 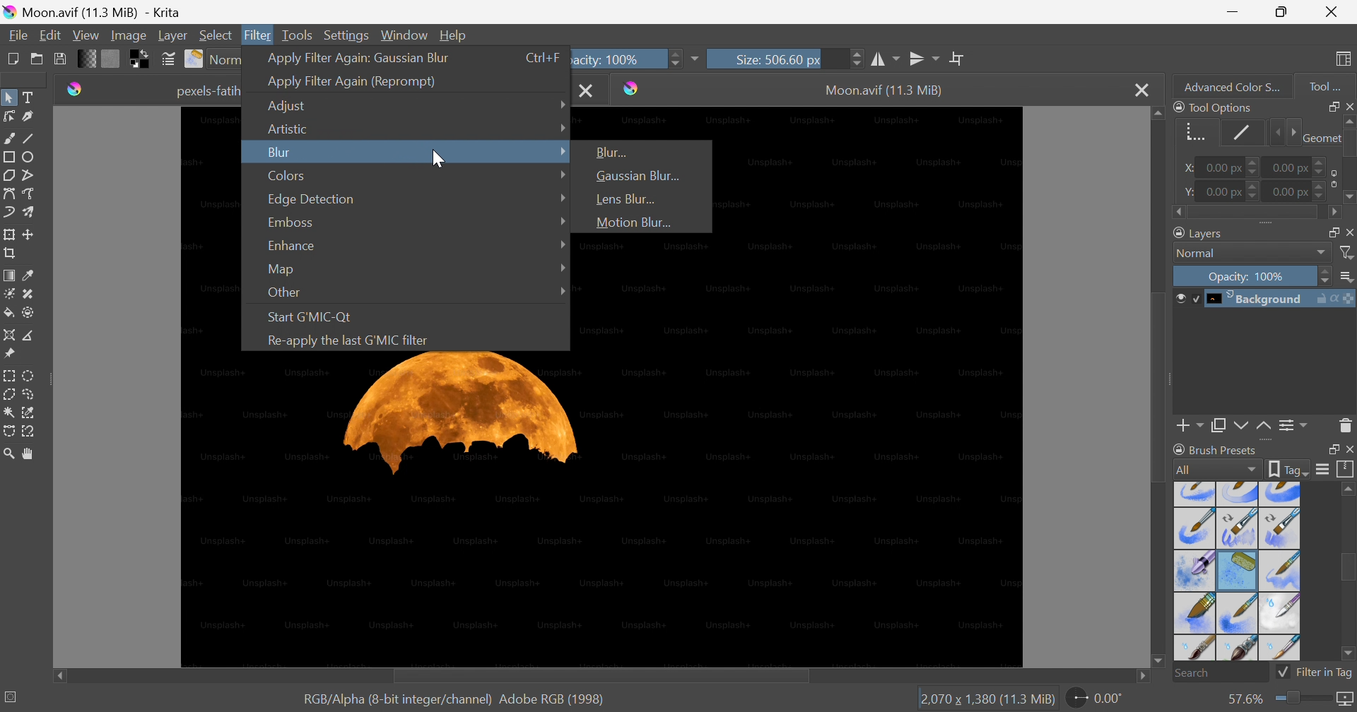 I want to click on Previous, so click(x=1274, y=133).